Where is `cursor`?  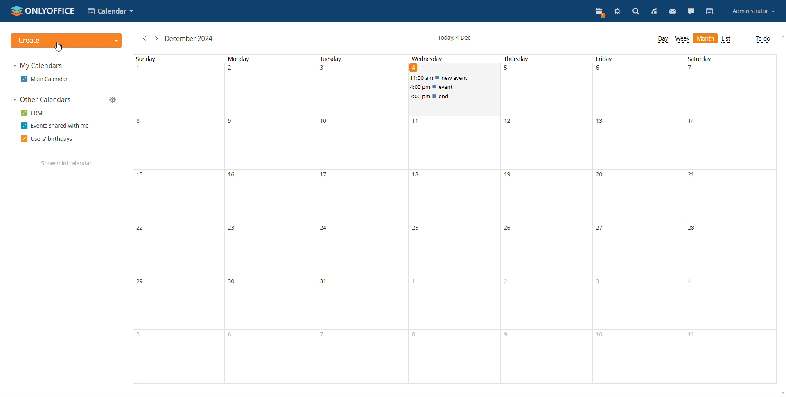
cursor is located at coordinates (59, 47).